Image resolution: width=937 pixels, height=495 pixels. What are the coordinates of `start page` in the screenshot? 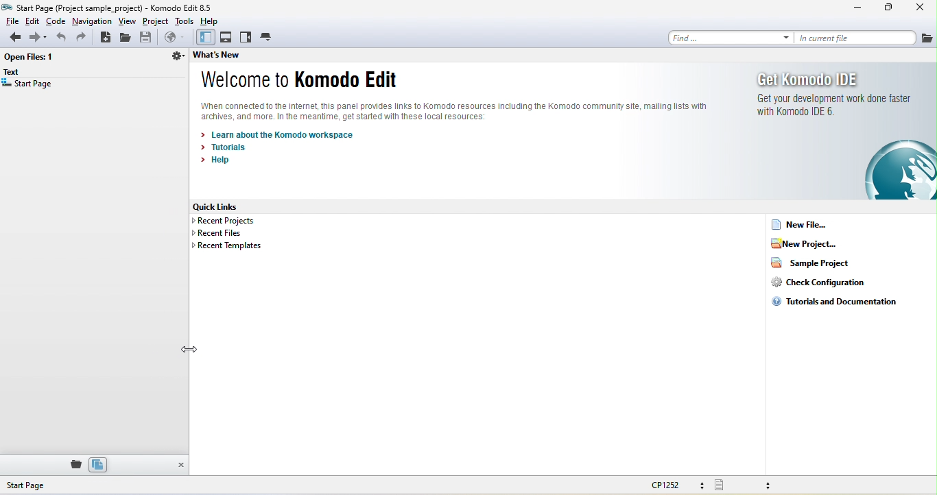 It's located at (51, 485).